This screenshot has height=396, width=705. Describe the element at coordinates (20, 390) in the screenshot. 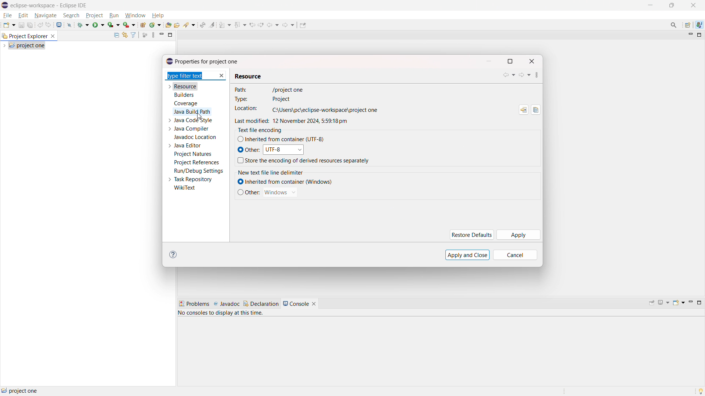

I see `project one` at that location.